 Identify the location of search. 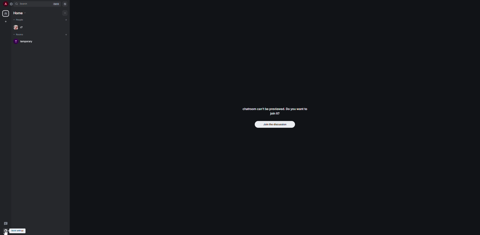
(25, 4).